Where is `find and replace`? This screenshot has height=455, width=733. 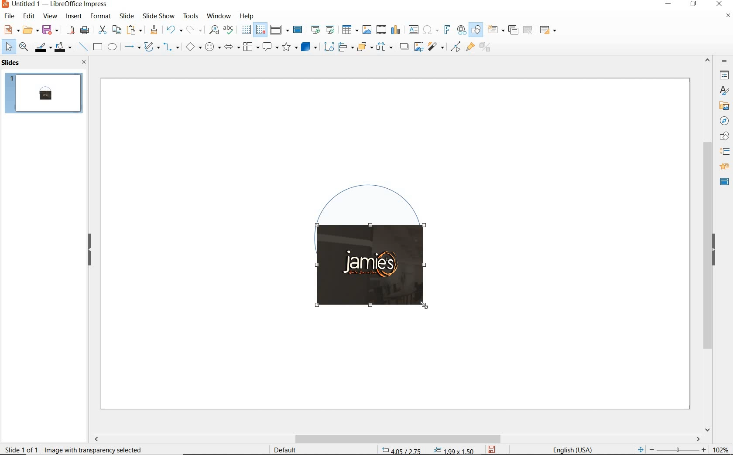 find and replace is located at coordinates (214, 30).